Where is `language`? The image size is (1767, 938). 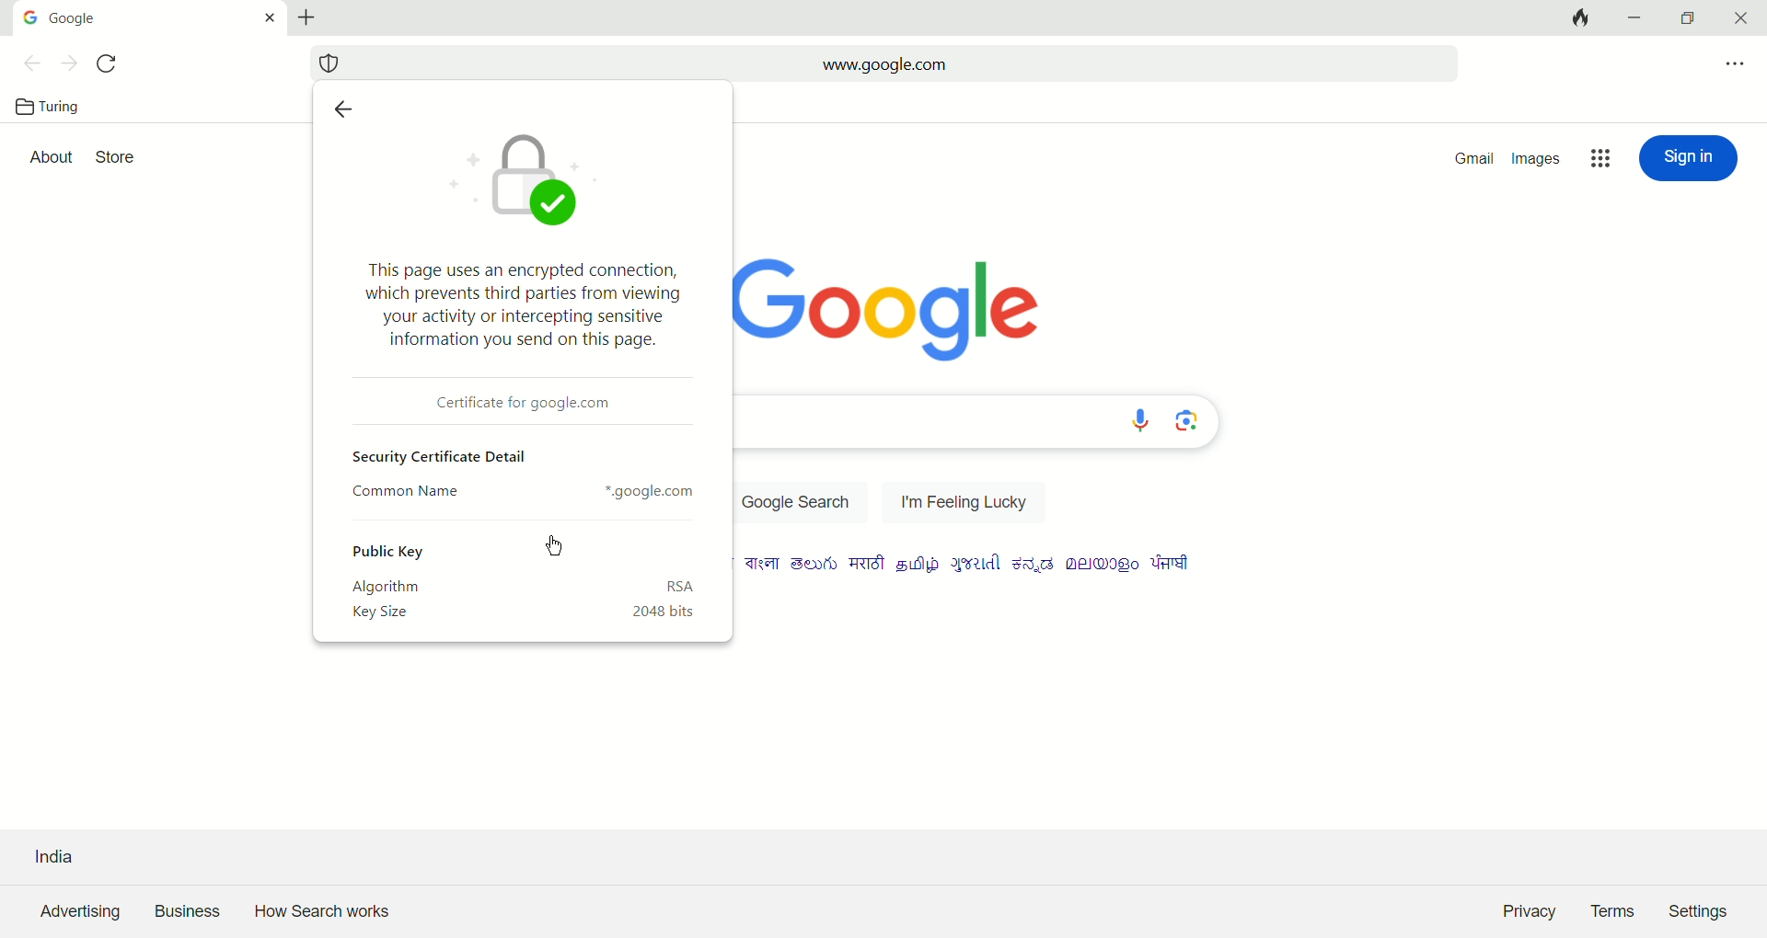
language is located at coordinates (918, 566).